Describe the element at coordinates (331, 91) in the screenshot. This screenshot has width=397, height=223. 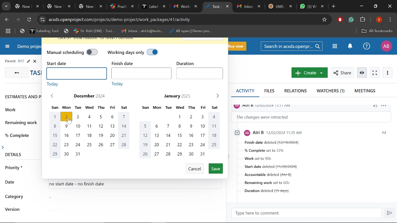
I see `Watchers` at that location.